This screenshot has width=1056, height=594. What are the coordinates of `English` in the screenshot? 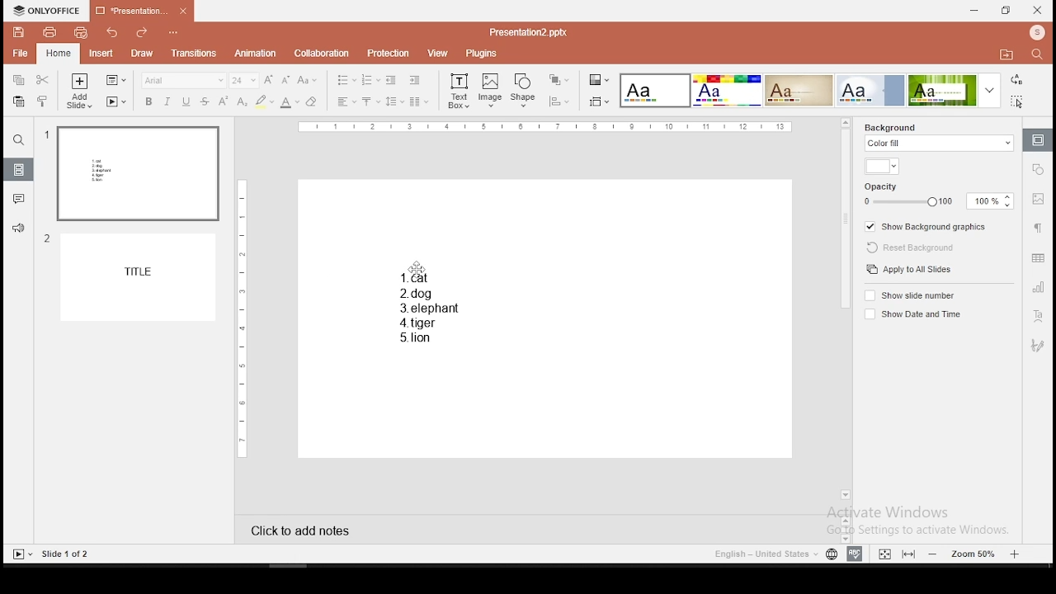 It's located at (759, 554).